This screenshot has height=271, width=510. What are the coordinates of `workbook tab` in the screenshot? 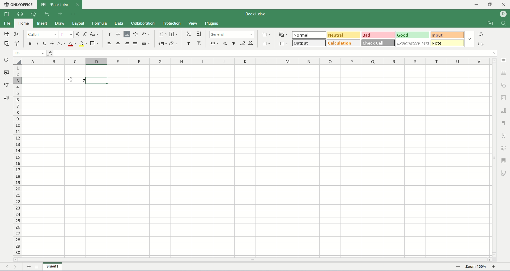 It's located at (56, 5).